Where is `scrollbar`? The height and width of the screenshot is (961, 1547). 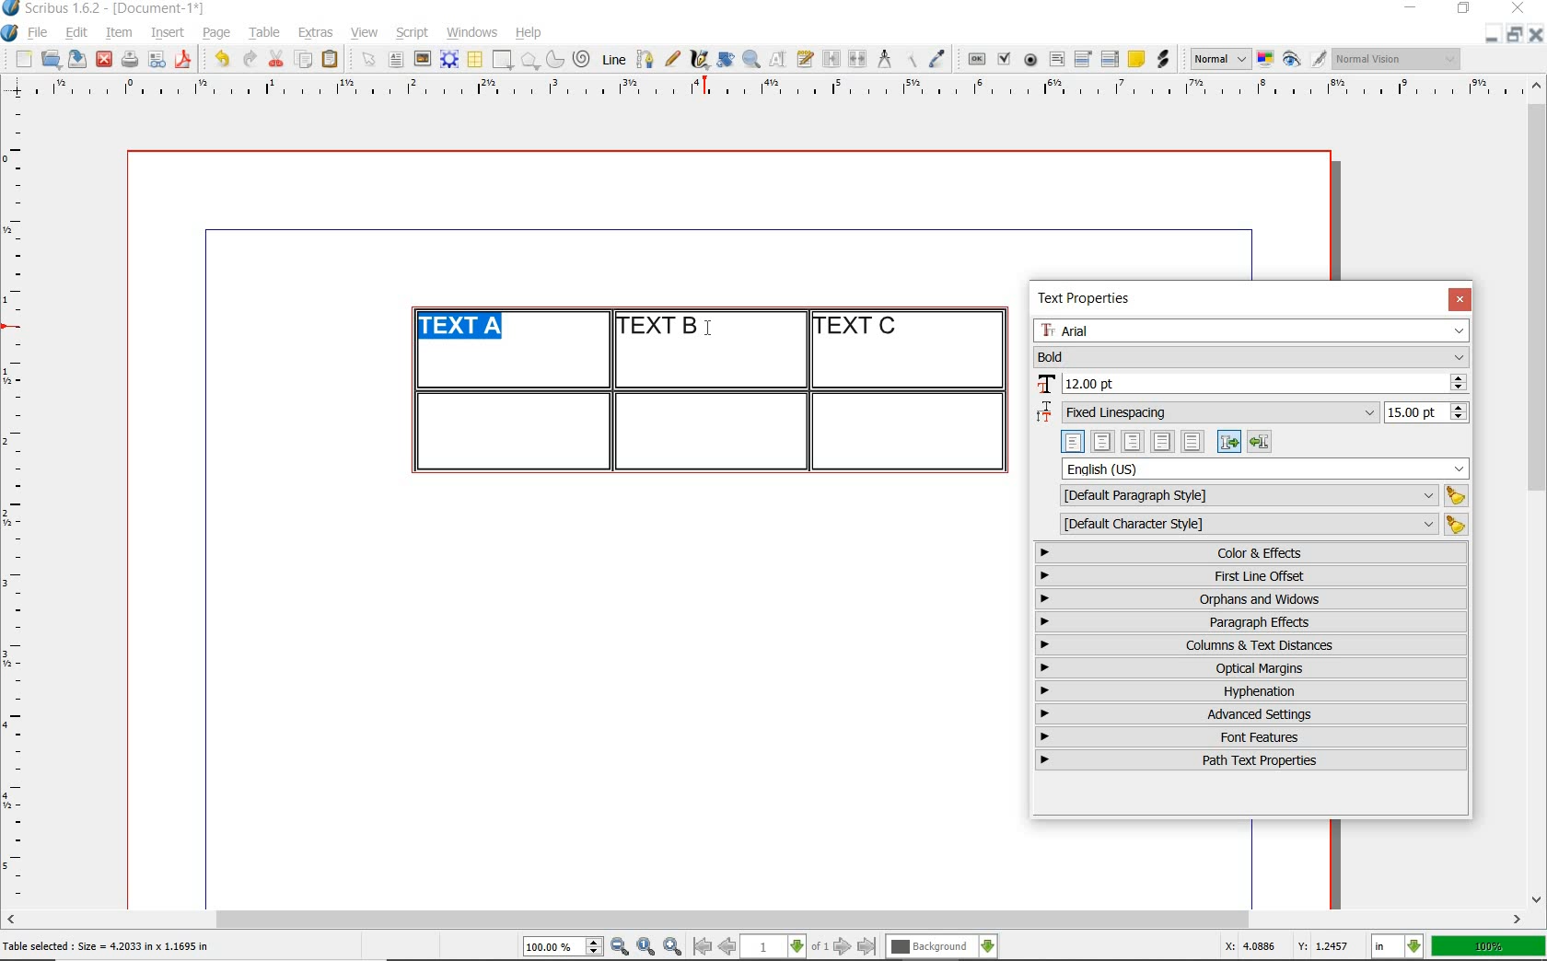
scrollbar is located at coordinates (1538, 491).